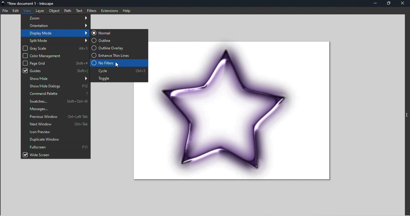 This screenshot has width=410, height=216. Describe the element at coordinates (56, 94) in the screenshot. I see `Command palette` at that location.